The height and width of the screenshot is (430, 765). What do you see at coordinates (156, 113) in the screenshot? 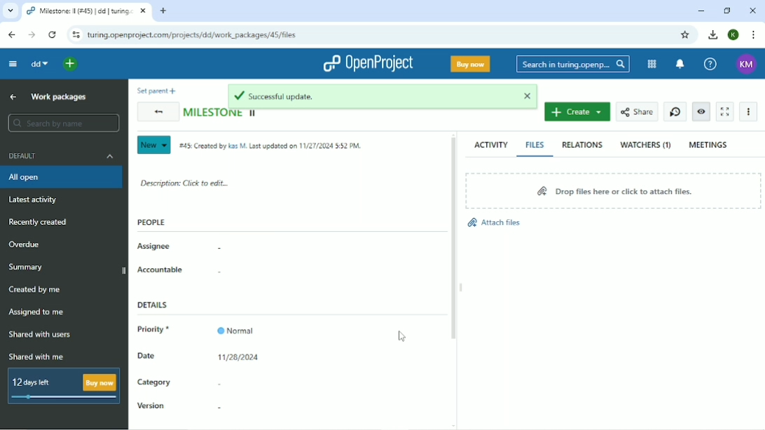
I see `Back` at bounding box center [156, 113].